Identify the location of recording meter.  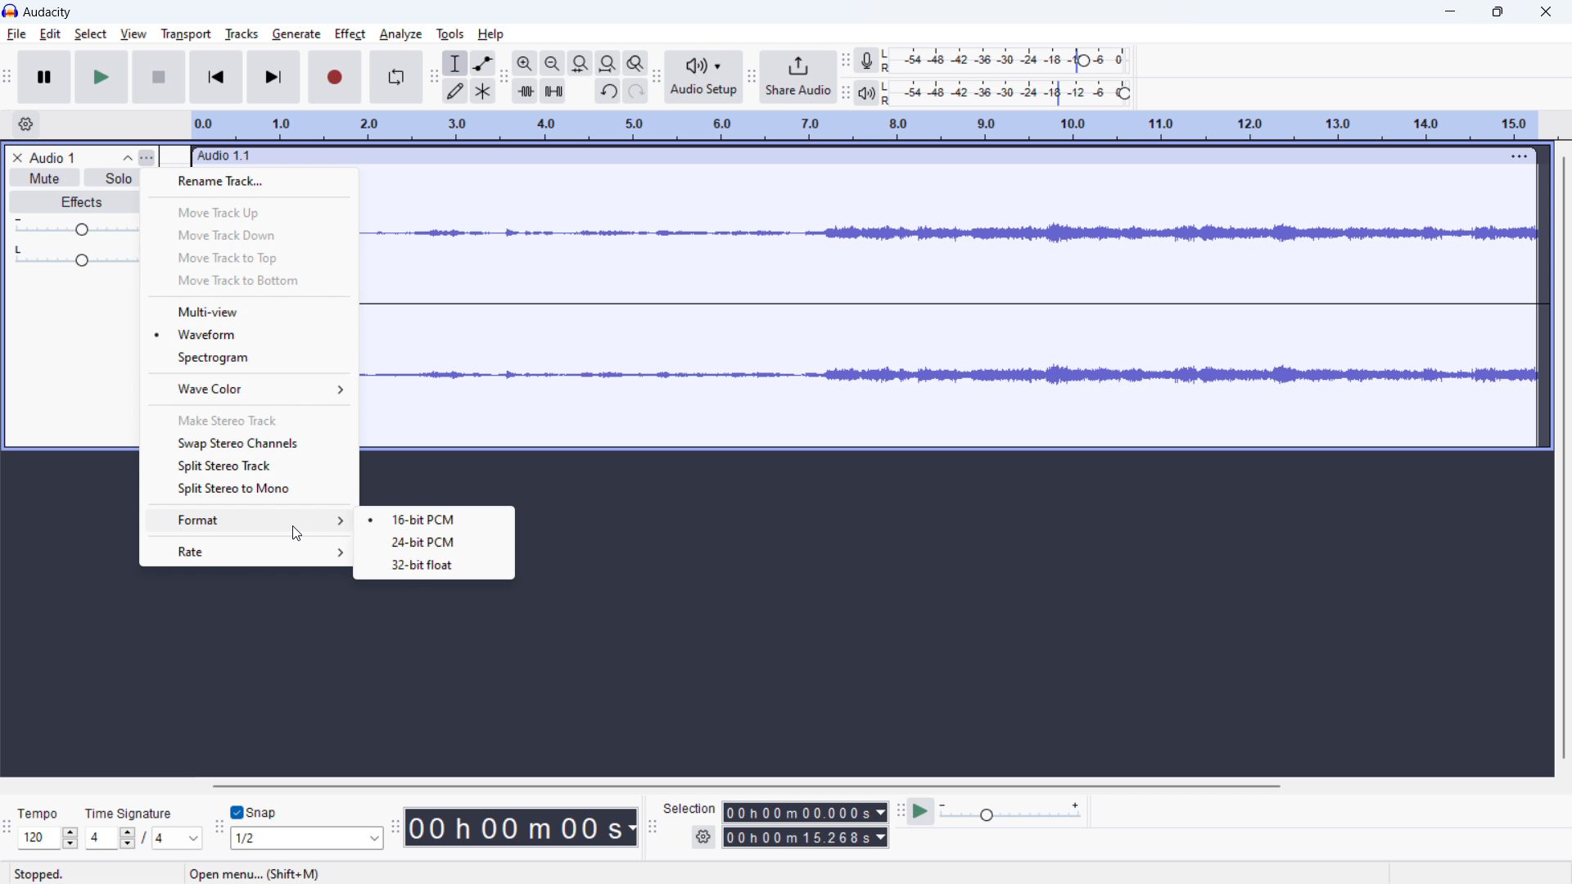
(867, 60).